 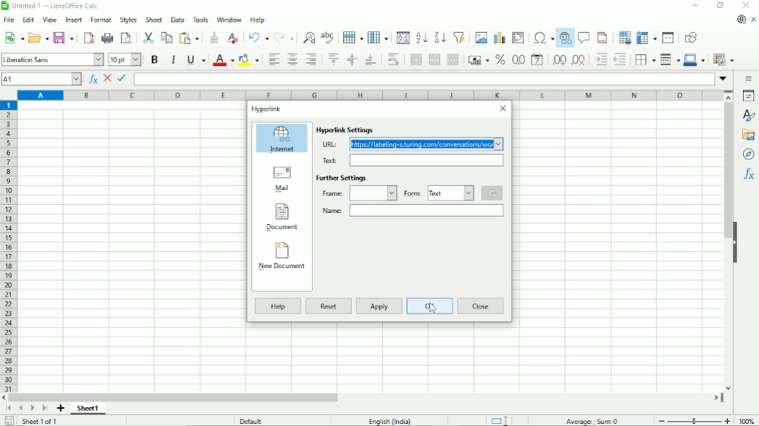 What do you see at coordinates (173, 397) in the screenshot?
I see `Horizontal scrollbar` at bounding box center [173, 397].